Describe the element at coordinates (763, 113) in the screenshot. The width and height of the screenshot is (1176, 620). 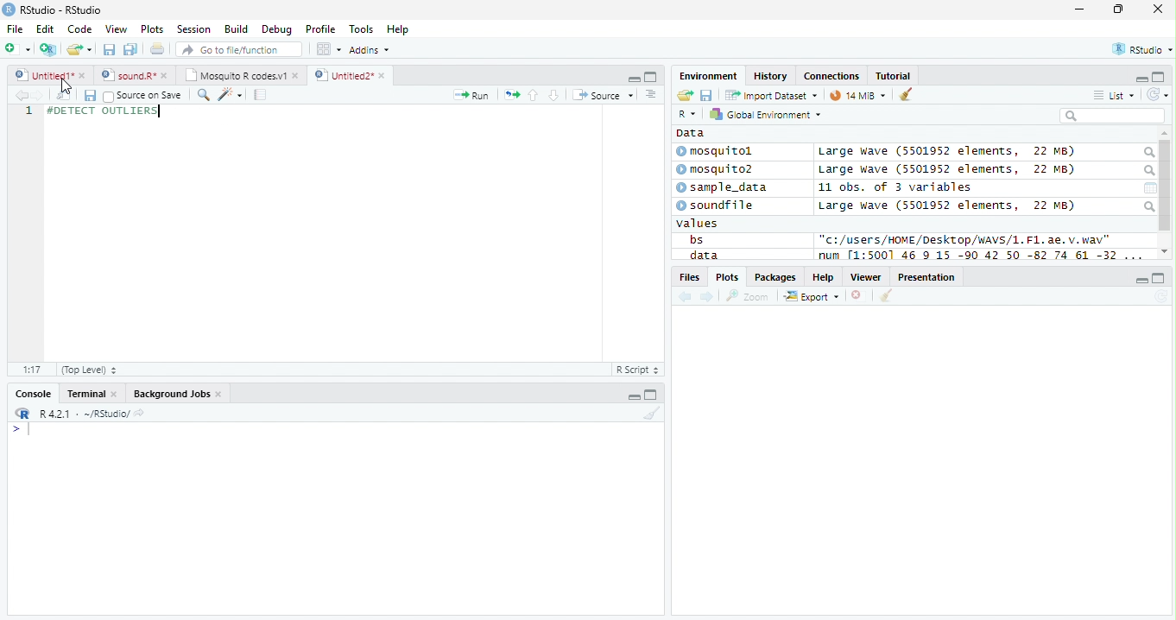
I see `Global Environment` at that location.